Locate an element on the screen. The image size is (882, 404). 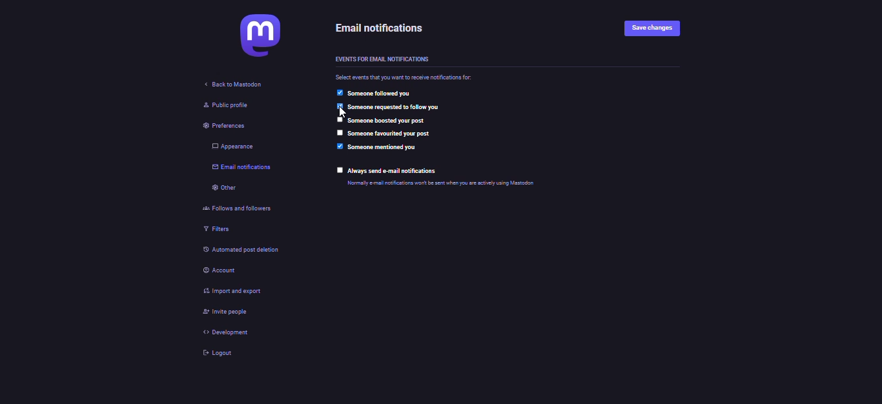
someone mentioned you is located at coordinates (385, 148).